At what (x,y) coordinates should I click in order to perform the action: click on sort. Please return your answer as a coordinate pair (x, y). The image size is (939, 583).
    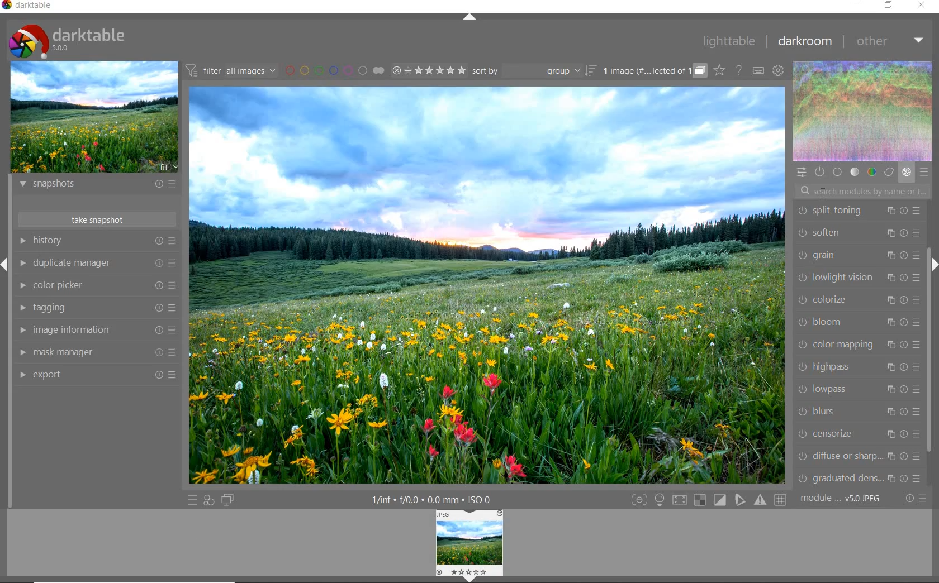
    Looking at the image, I should click on (533, 72).